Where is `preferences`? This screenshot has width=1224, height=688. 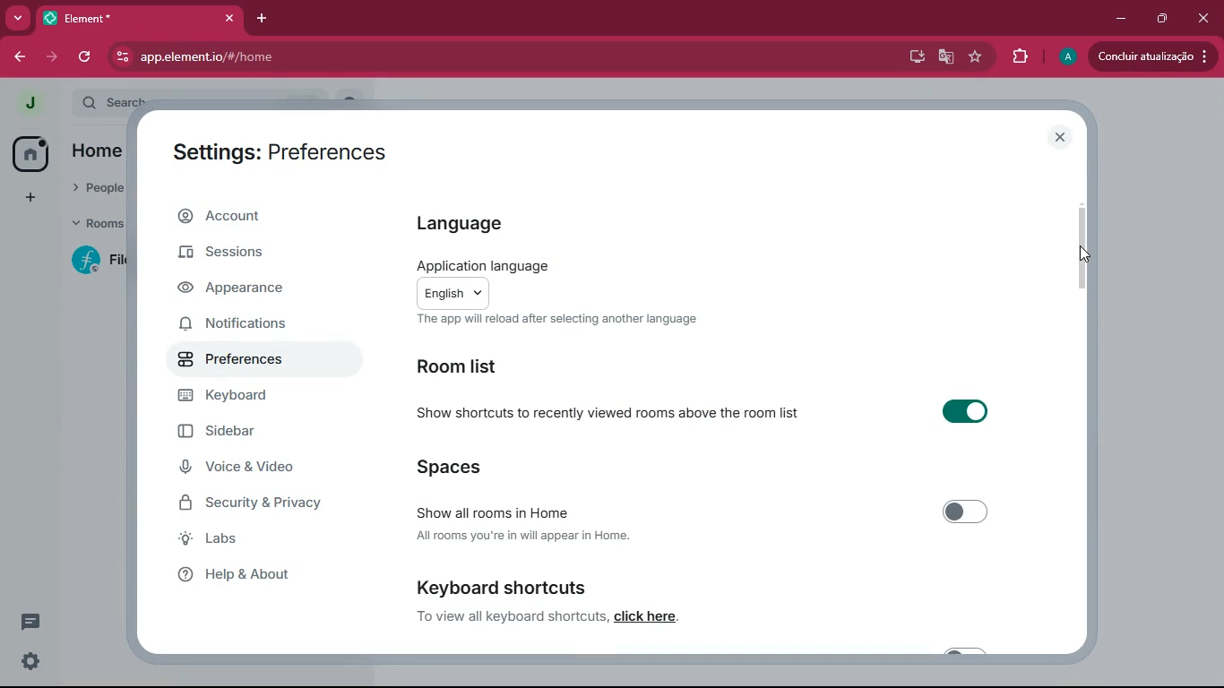 preferences is located at coordinates (238, 357).